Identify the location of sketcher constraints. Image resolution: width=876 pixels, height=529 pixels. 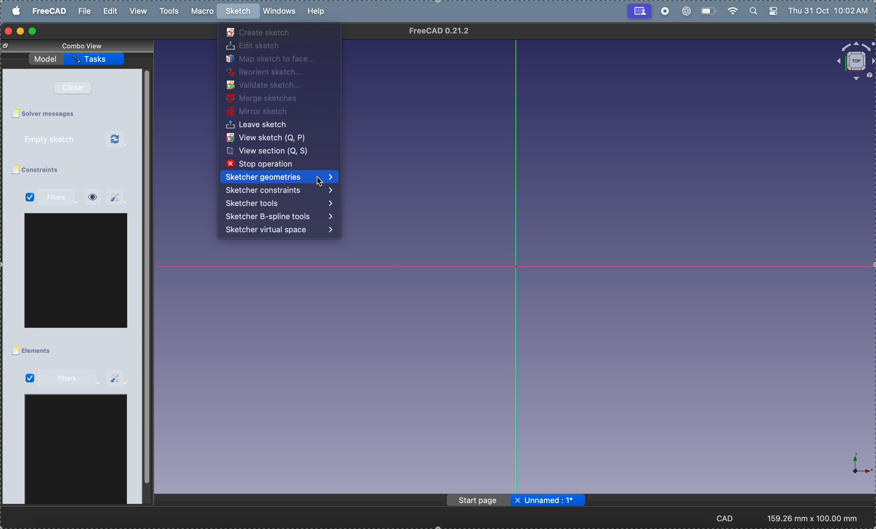
(279, 189).